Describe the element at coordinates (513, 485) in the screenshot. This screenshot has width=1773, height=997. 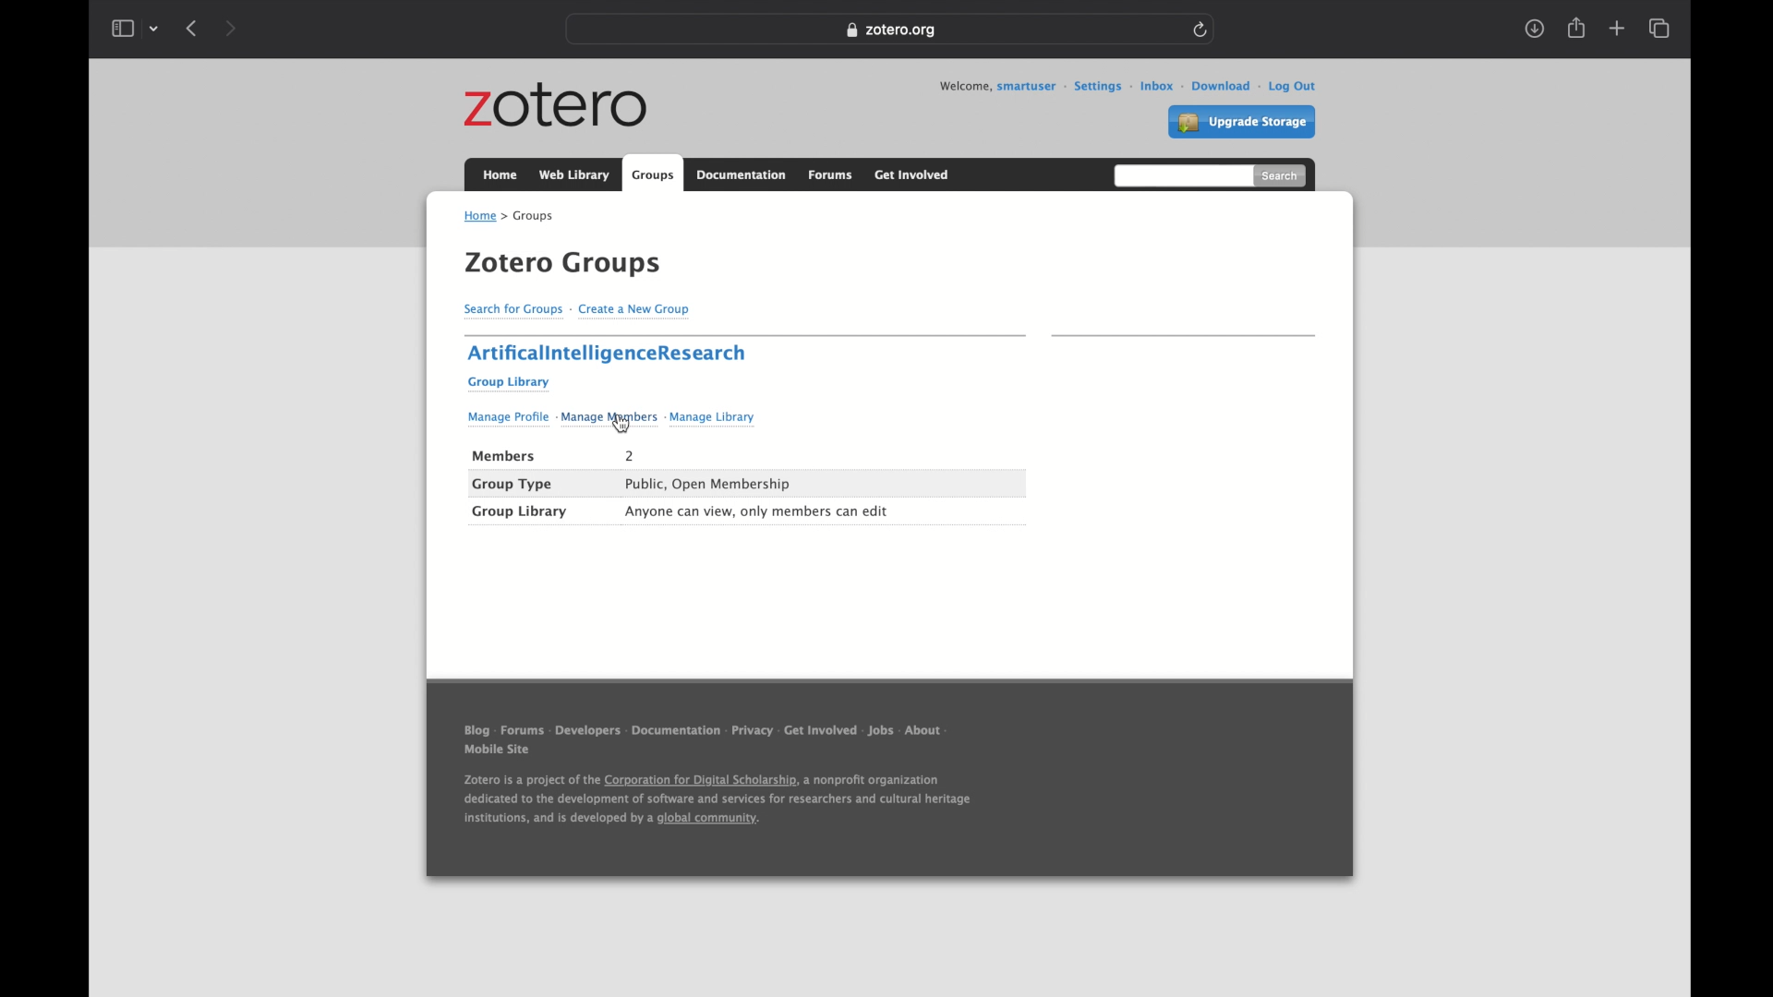
I see `group type` at that location.